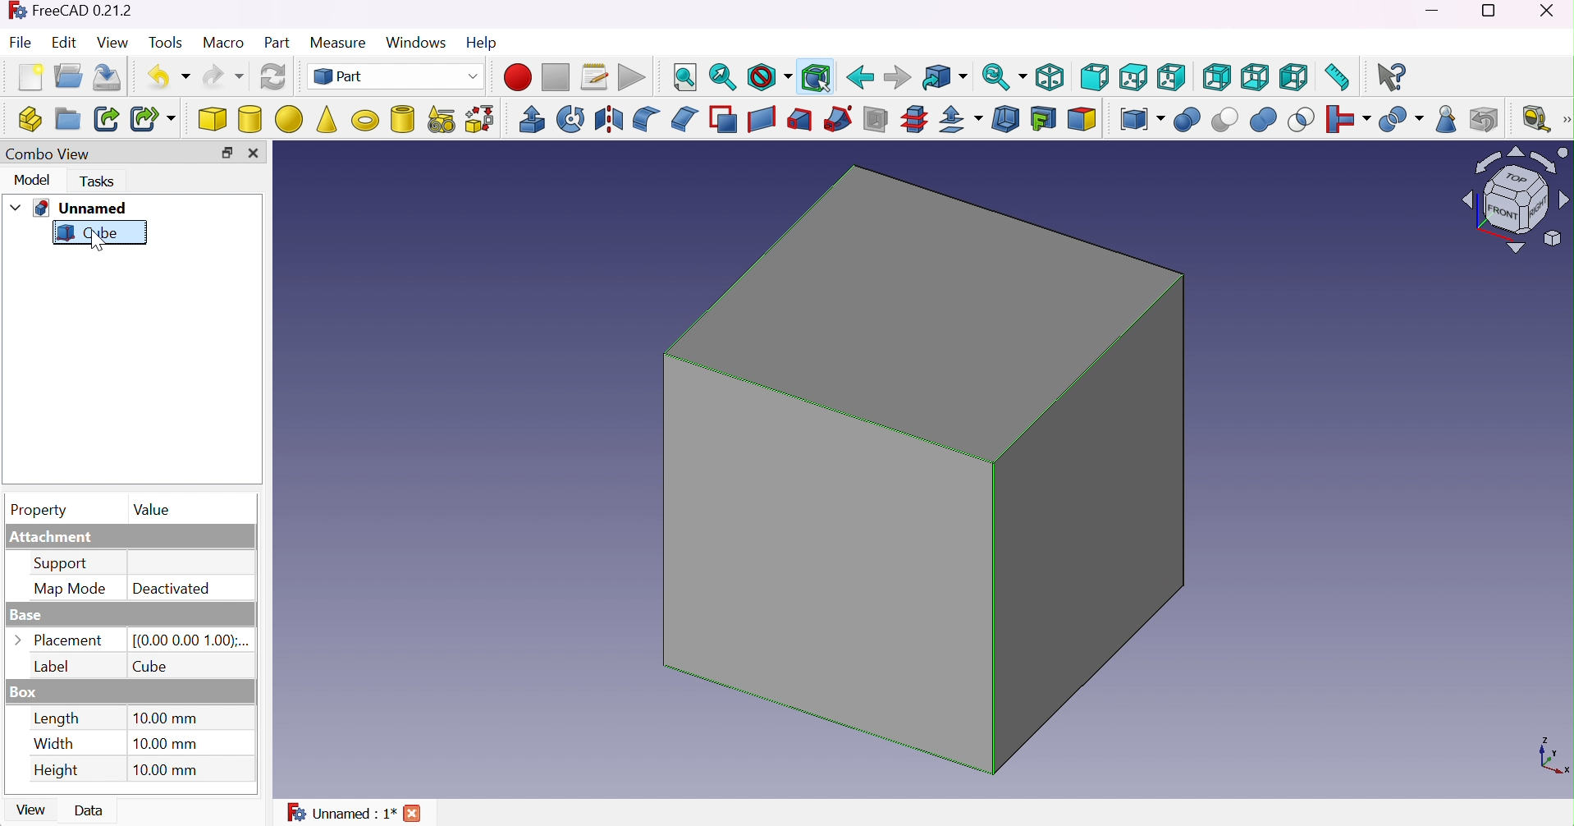 This screenshot has height=826, width=1574. I want to click on Create part, so click(24, 119).